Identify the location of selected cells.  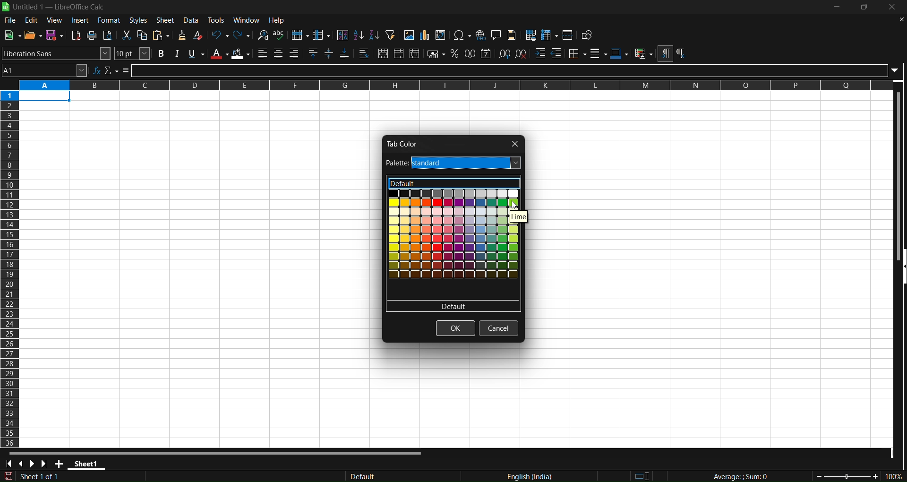
(45, 97).